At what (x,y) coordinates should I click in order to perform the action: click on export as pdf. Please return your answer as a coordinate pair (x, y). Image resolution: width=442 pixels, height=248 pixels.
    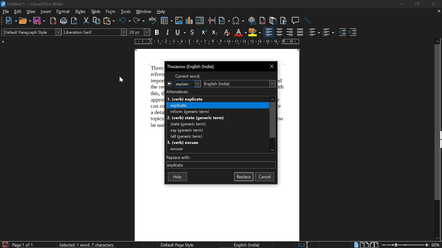
    Looking at the image, I should click on (54, 21).